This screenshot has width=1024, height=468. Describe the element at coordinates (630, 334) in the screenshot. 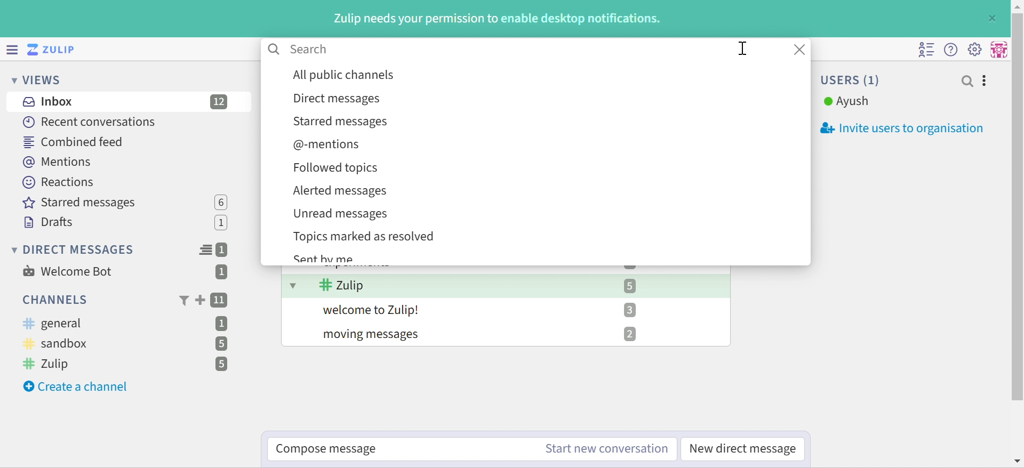

I see `2` at that location.